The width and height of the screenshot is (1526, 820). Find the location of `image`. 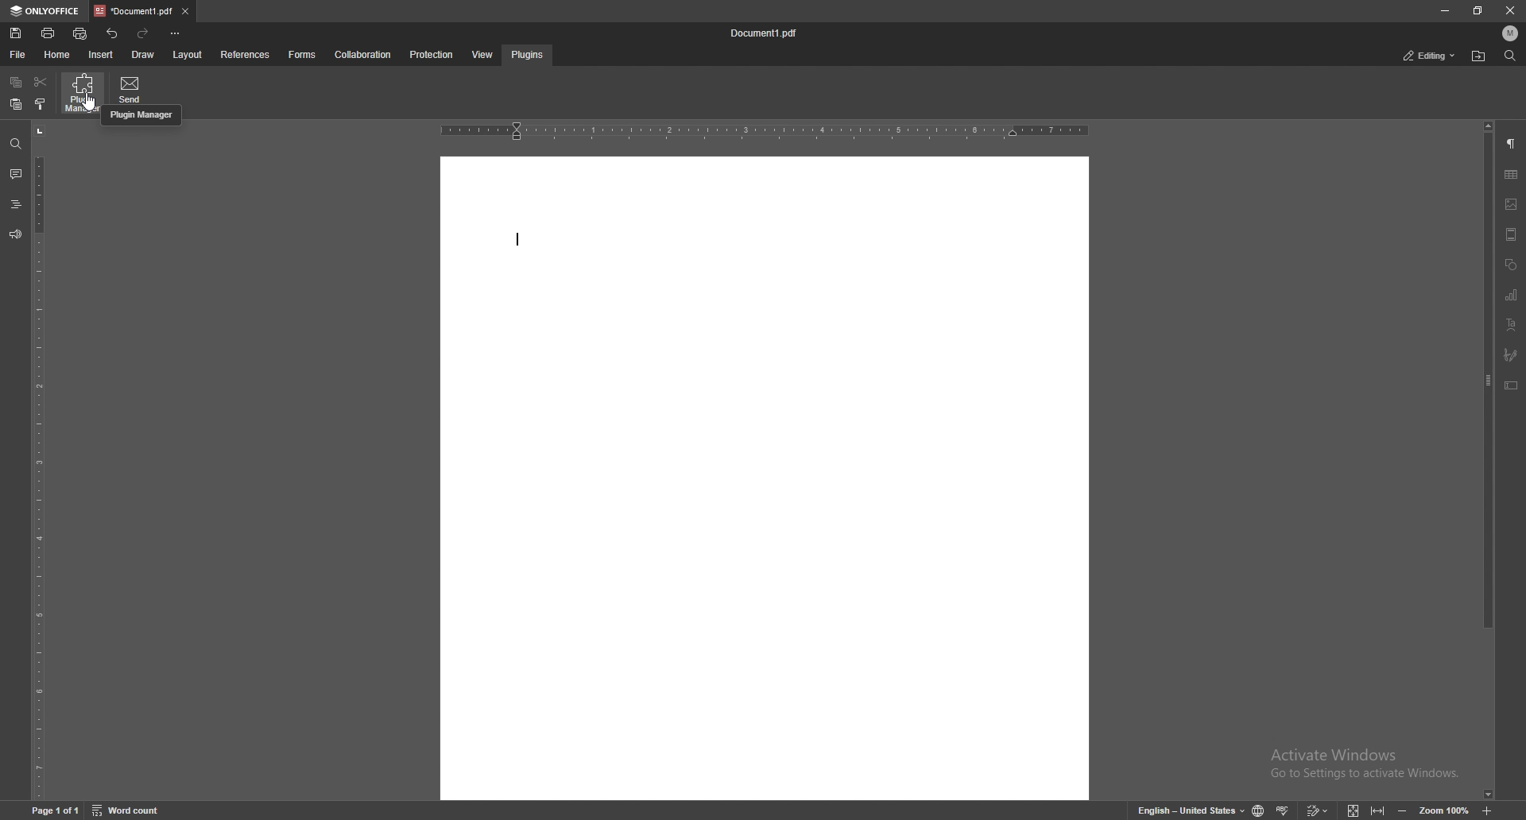

image is located at coordinates (1512, 205).